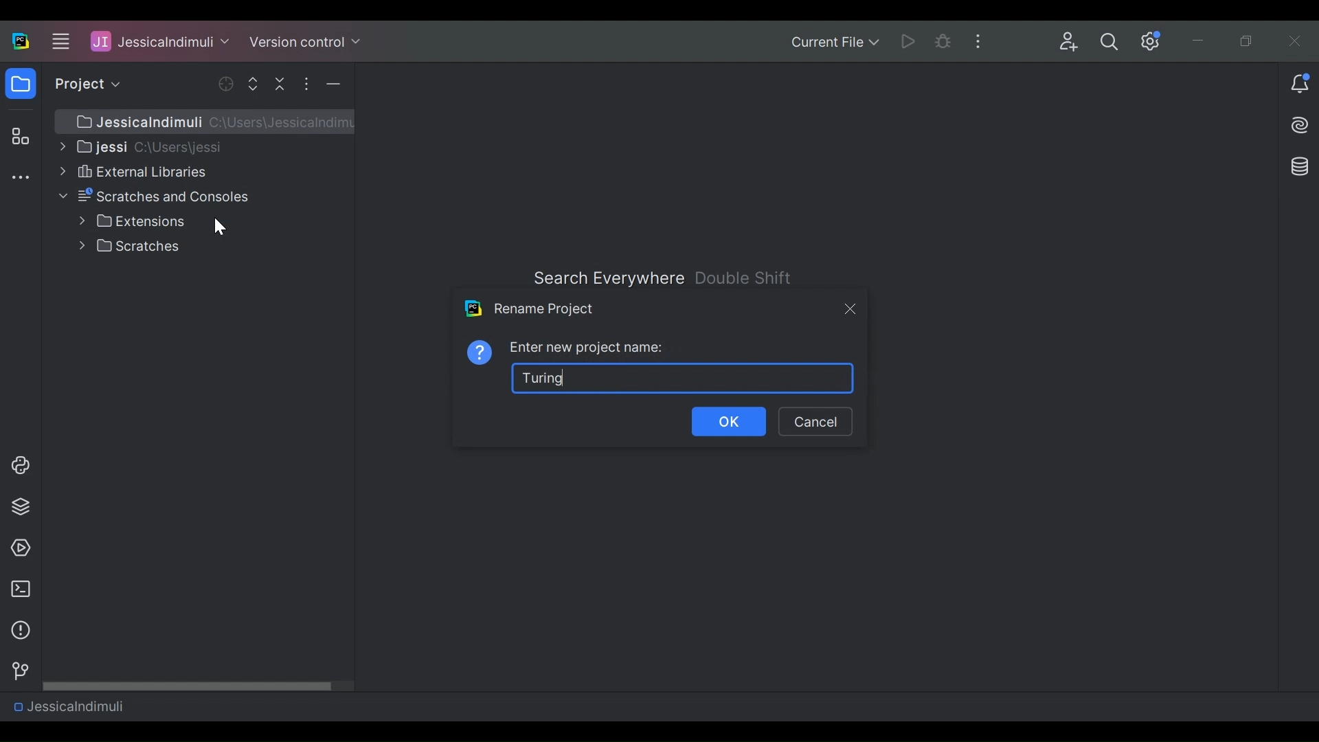 The image size is (1319, 742). What do you see at coordinates (58, 41) in the screenshot?
I see `Main  menu` at bounding box center [58, 41].